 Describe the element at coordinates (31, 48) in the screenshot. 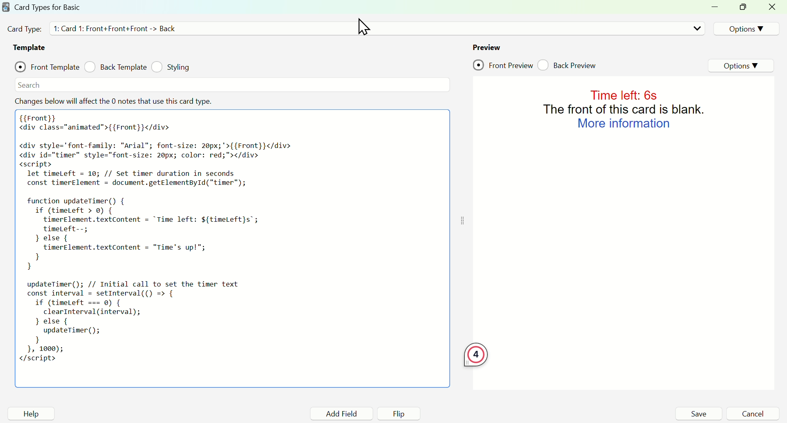

I see `Template` at that location.